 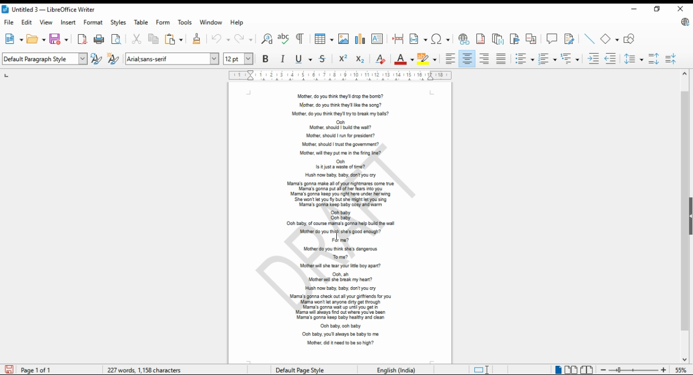 What do you see at coordinates (197, 39) in the screenshot?
I see `clone formatting` at bounding box center [197, 39].